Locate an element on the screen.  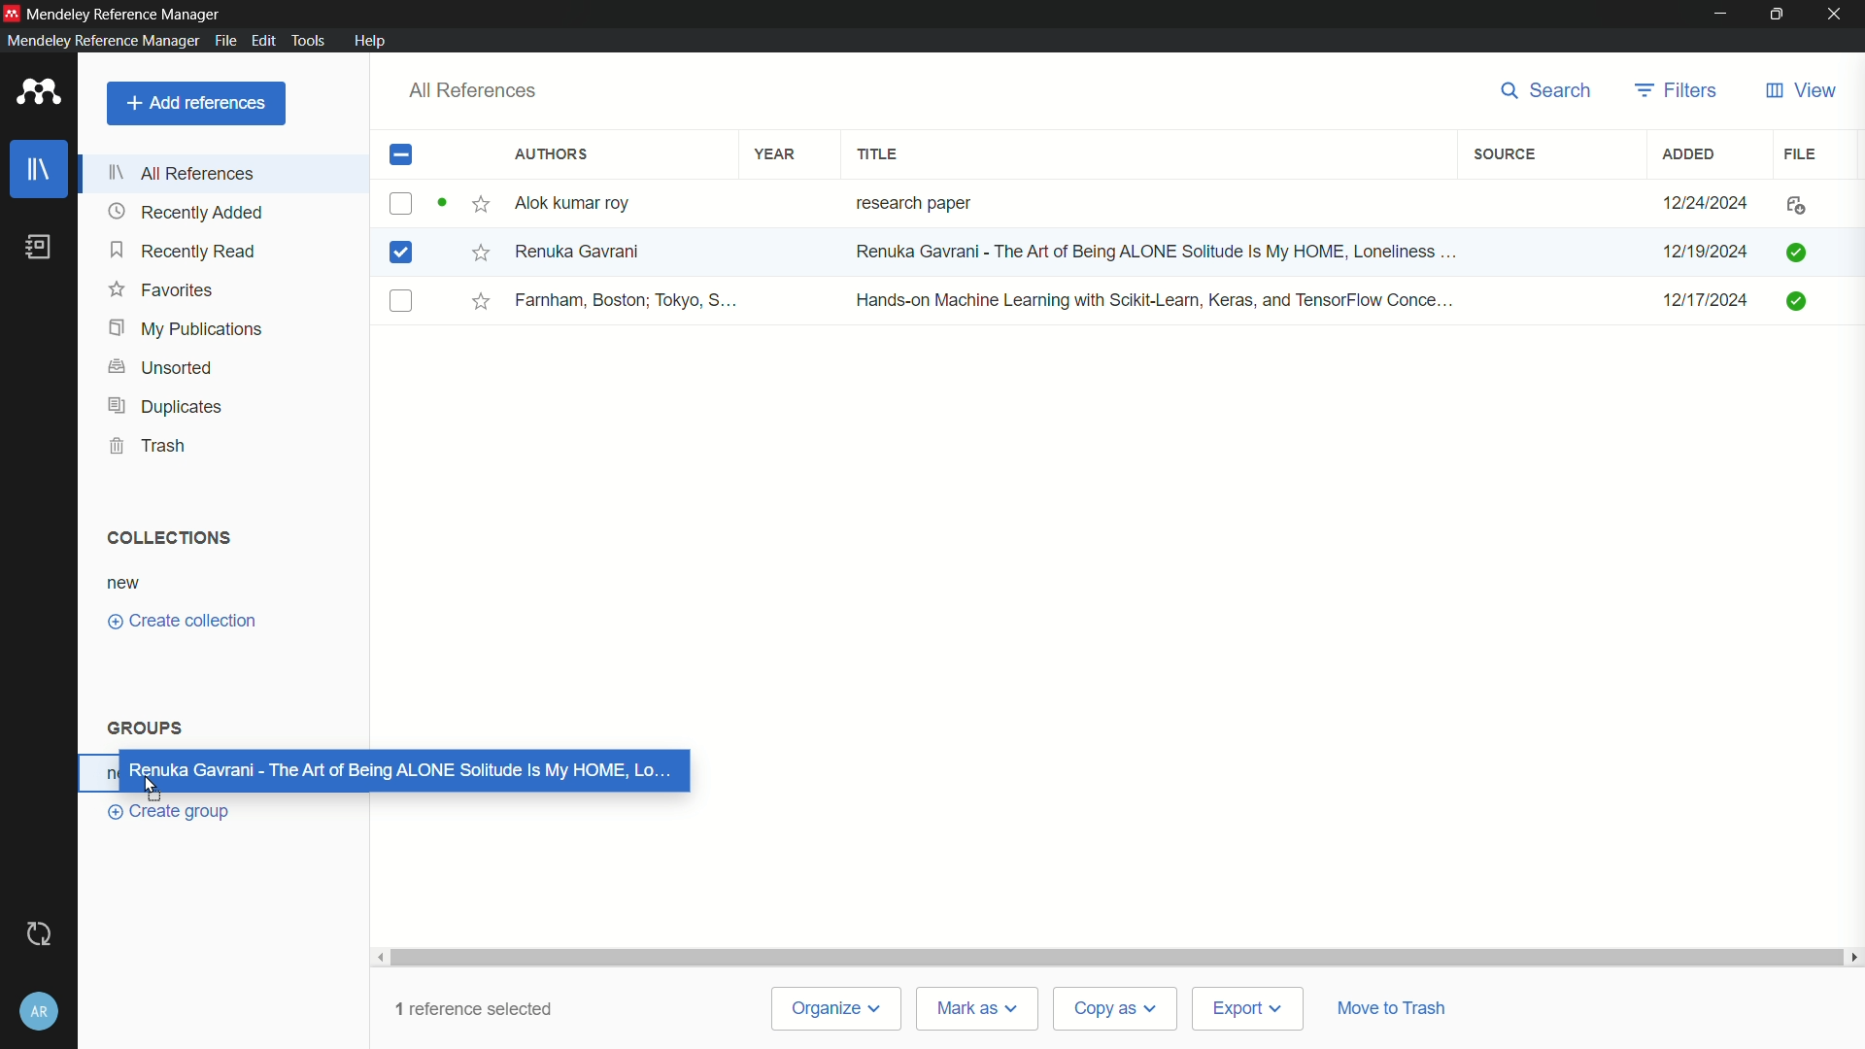
Alok Kumar Rou is located at coordinates (579, 205).